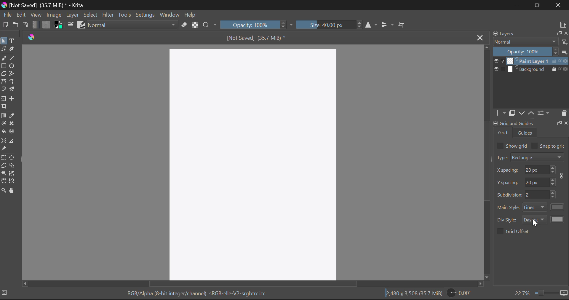  I want to click on delete, so click(564, 113).